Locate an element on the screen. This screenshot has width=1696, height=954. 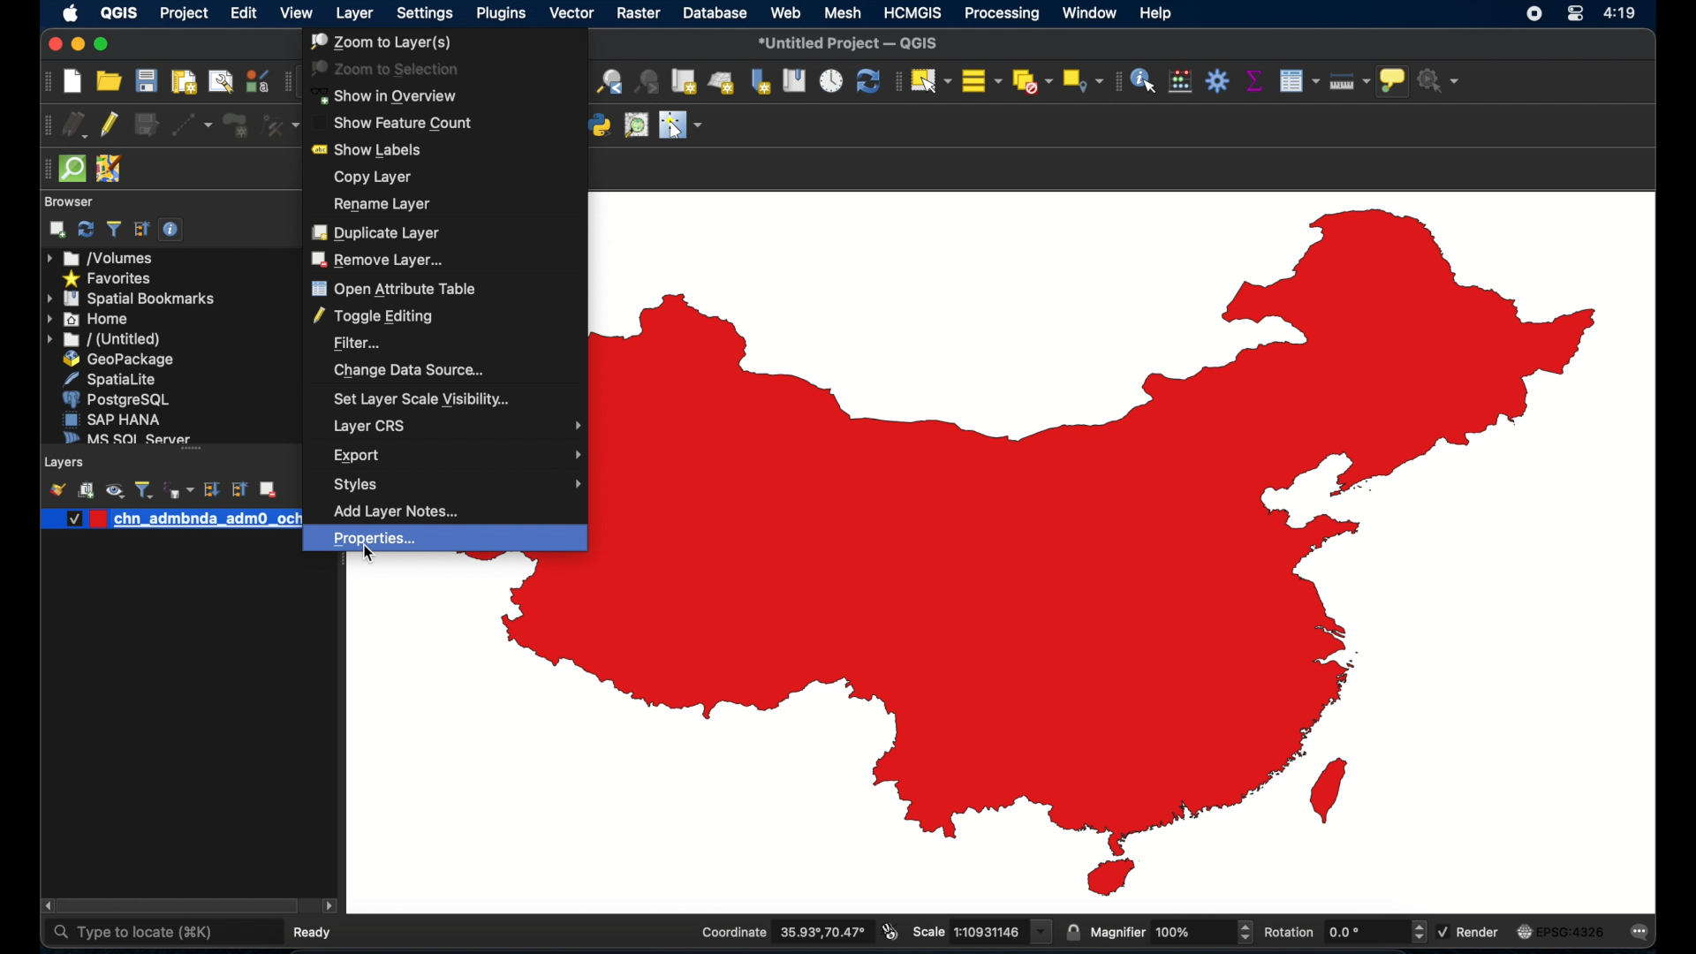
open field calculator is located at coordinates (1178, 81).